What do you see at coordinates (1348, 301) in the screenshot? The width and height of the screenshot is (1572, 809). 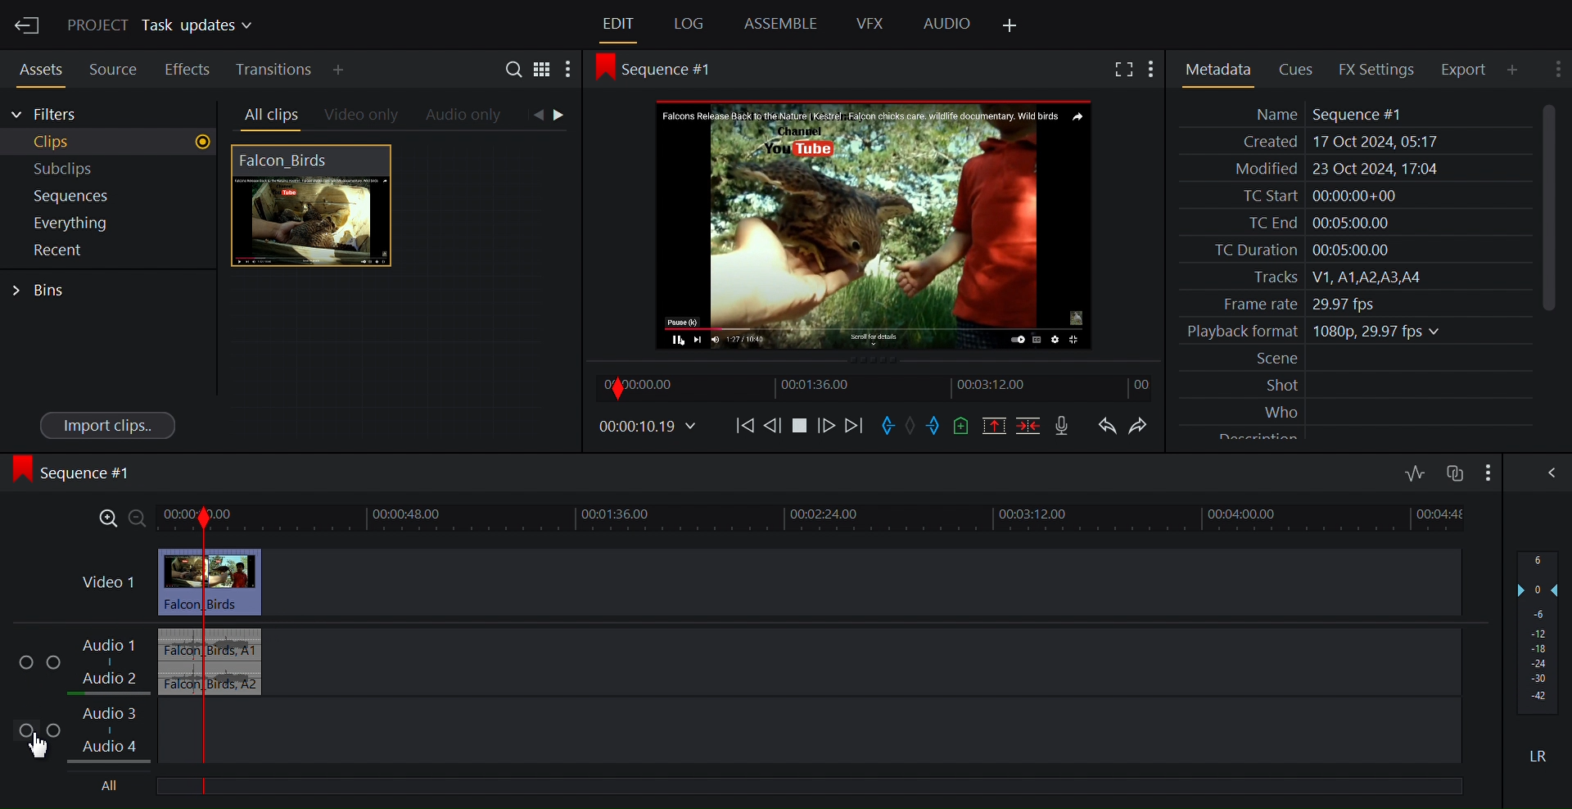 I see `Frame rate` at bounding box center [1348, 301].